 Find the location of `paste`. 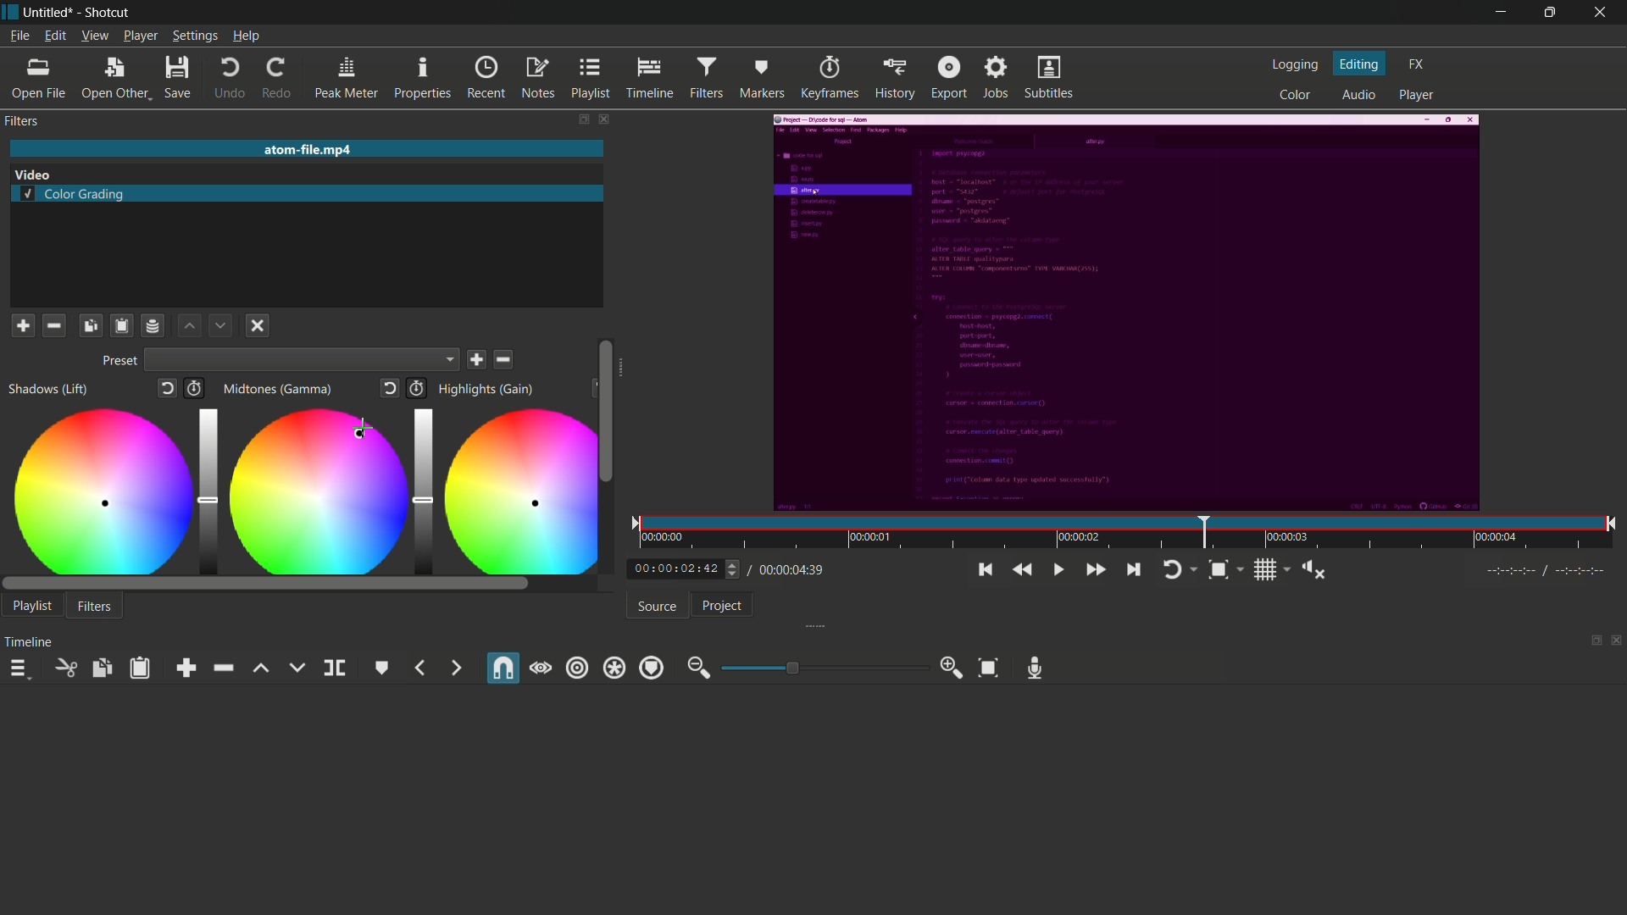

paste is located at coordinates (143, 668).